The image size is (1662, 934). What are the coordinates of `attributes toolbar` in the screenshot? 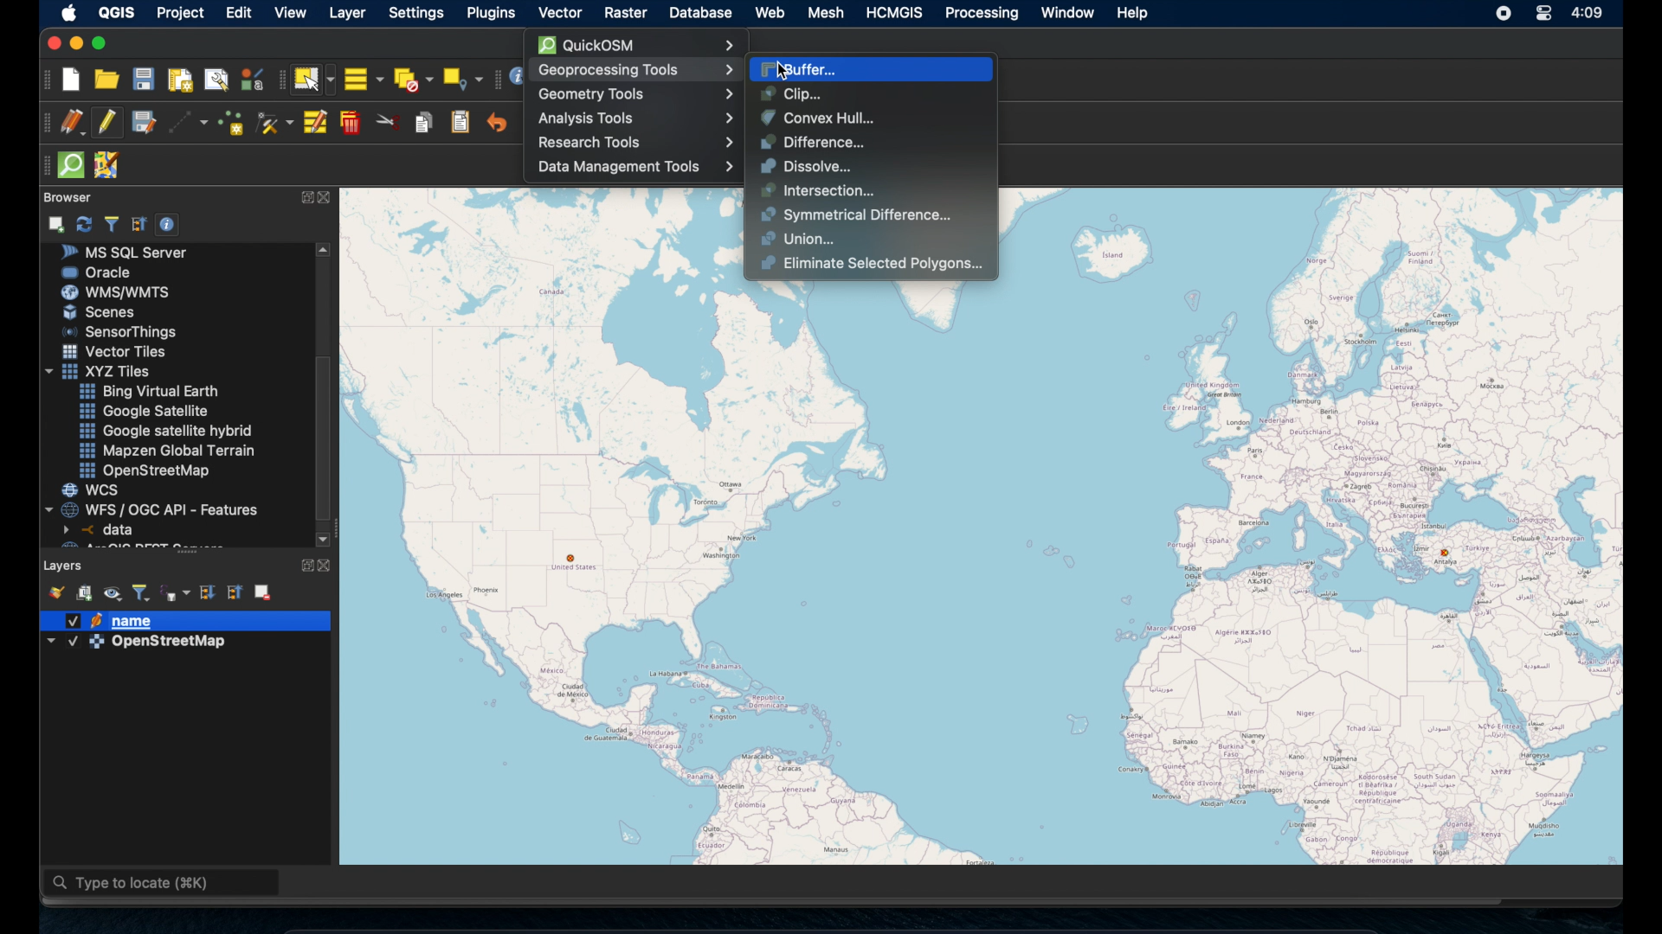 It's located at (496, 78).